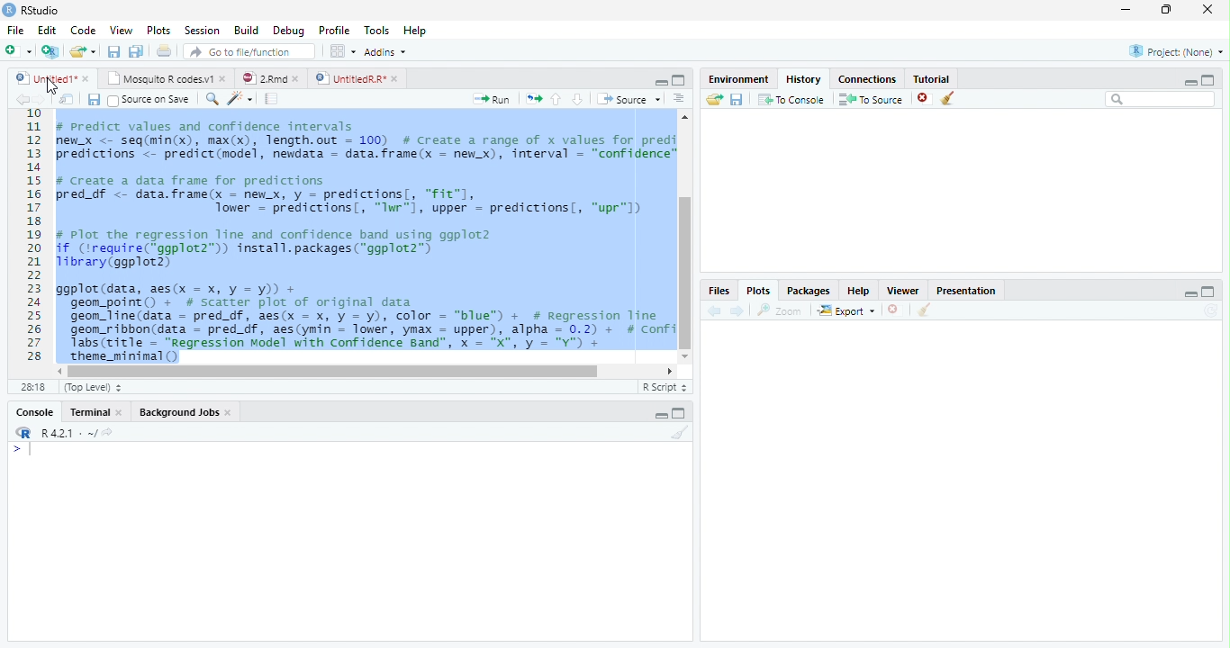  Describe the element at coordinates (738, 79) in the screenshot. I see `Environment` at that location.